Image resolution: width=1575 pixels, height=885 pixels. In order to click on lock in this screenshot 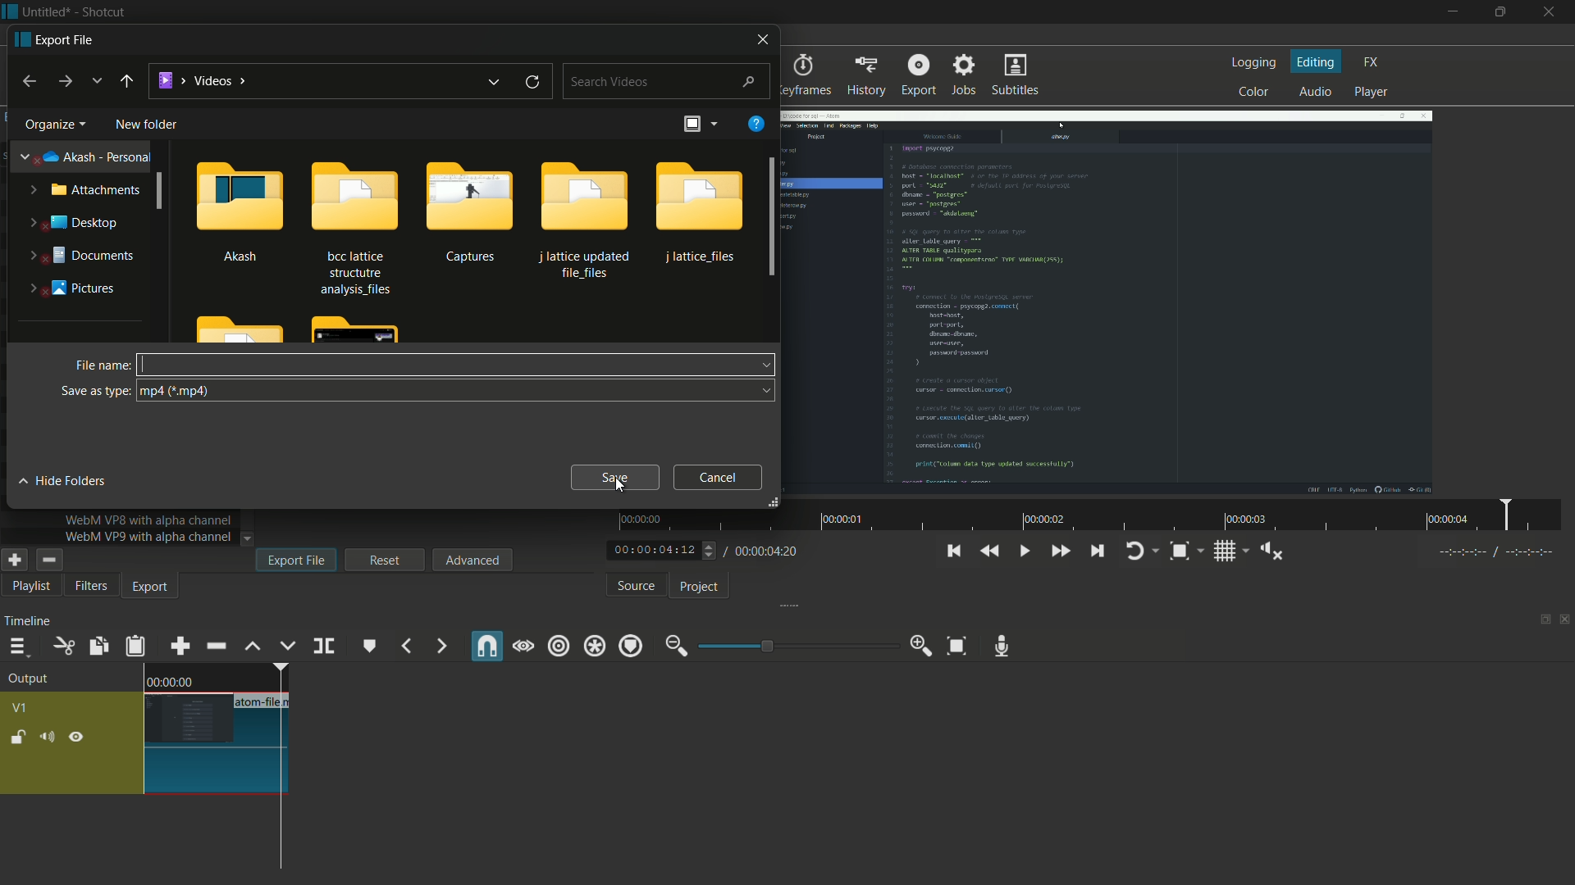, I will do `click(18, 737)`.